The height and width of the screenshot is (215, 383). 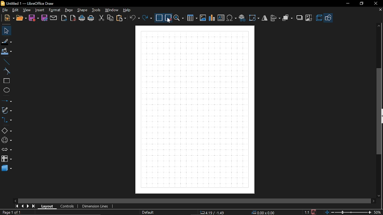 What do you see at coordinates (7, 168) in the screenshot?
I see `3d shapes` at bounding box center [7, 168].